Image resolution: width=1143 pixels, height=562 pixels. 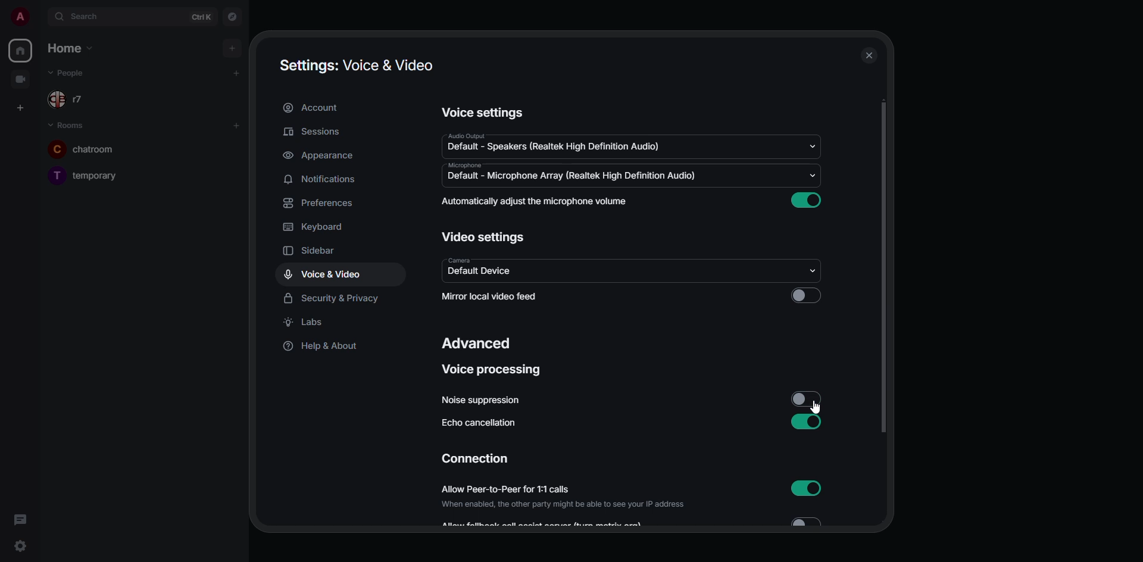 I want to click on disabled, so click(x=808, y=399).